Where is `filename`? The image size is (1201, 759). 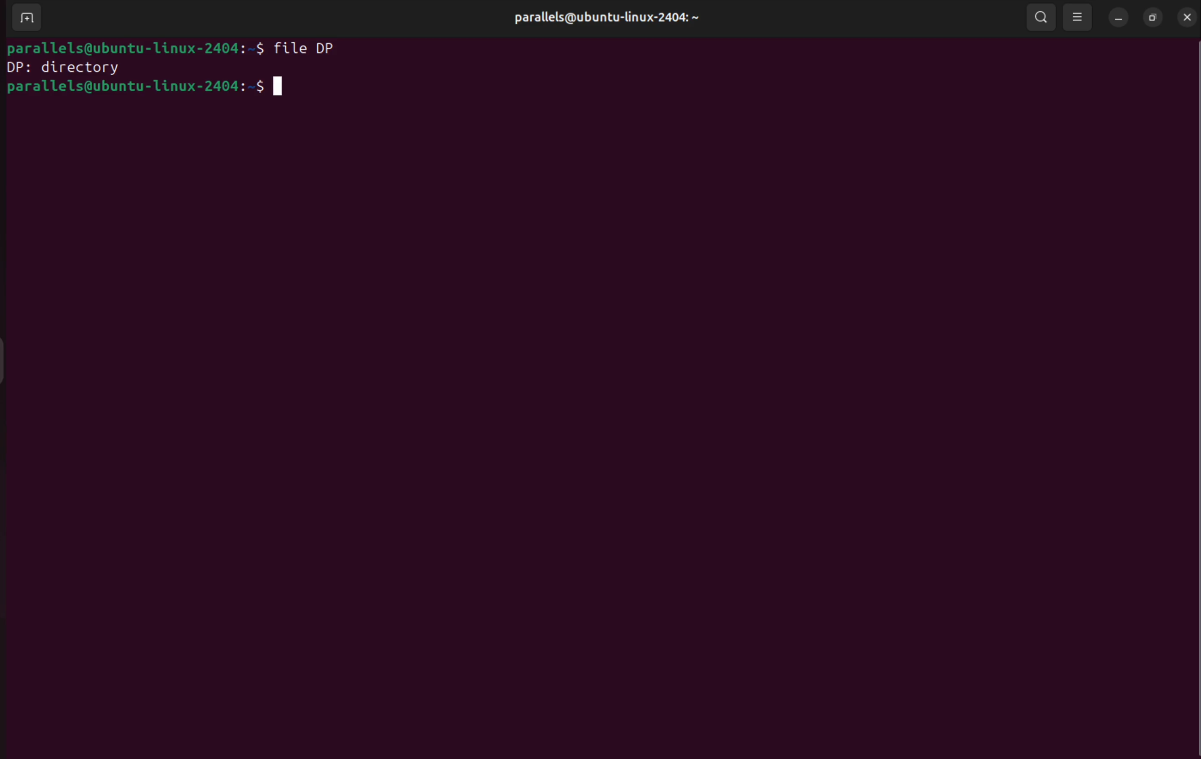
filename is located at coordinates (18, 67).